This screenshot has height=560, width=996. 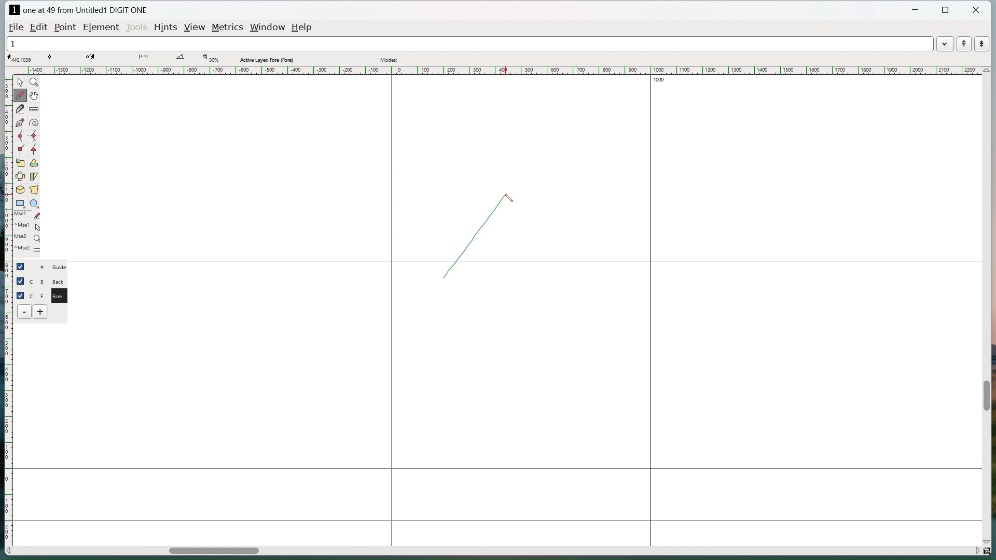 I want to click on add layer, so click(x=41, y=312).